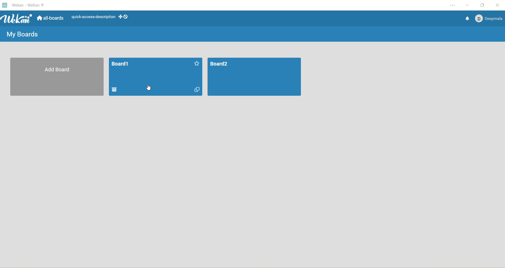 Image resolution: width=505 pixels, height=268 pixels. Describe the element at coordinates (92, 16) in the screenshot. I see `text` at that location.